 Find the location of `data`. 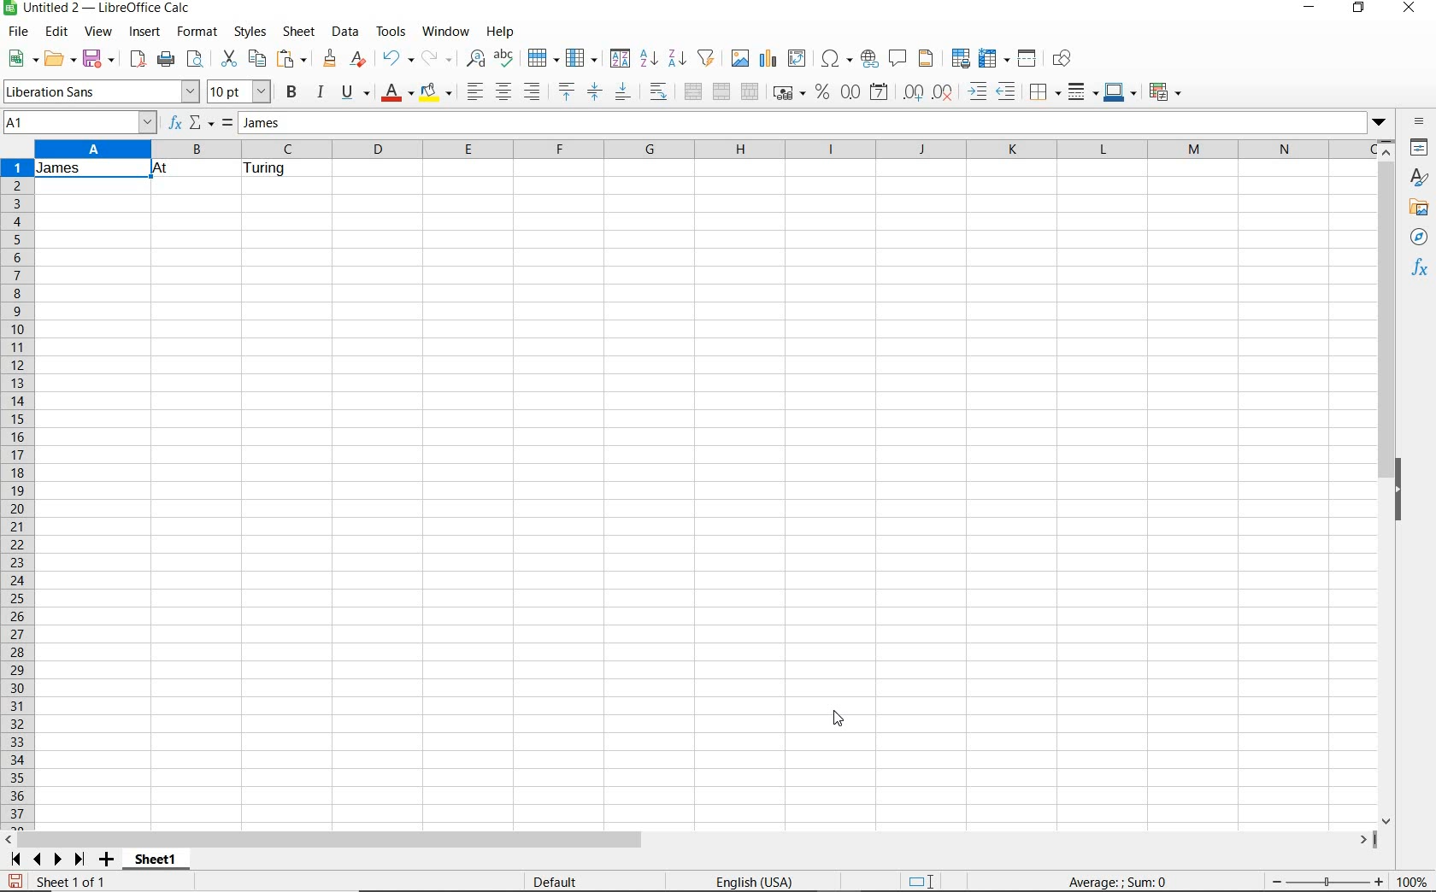

data is located at coordinates (346, 32).